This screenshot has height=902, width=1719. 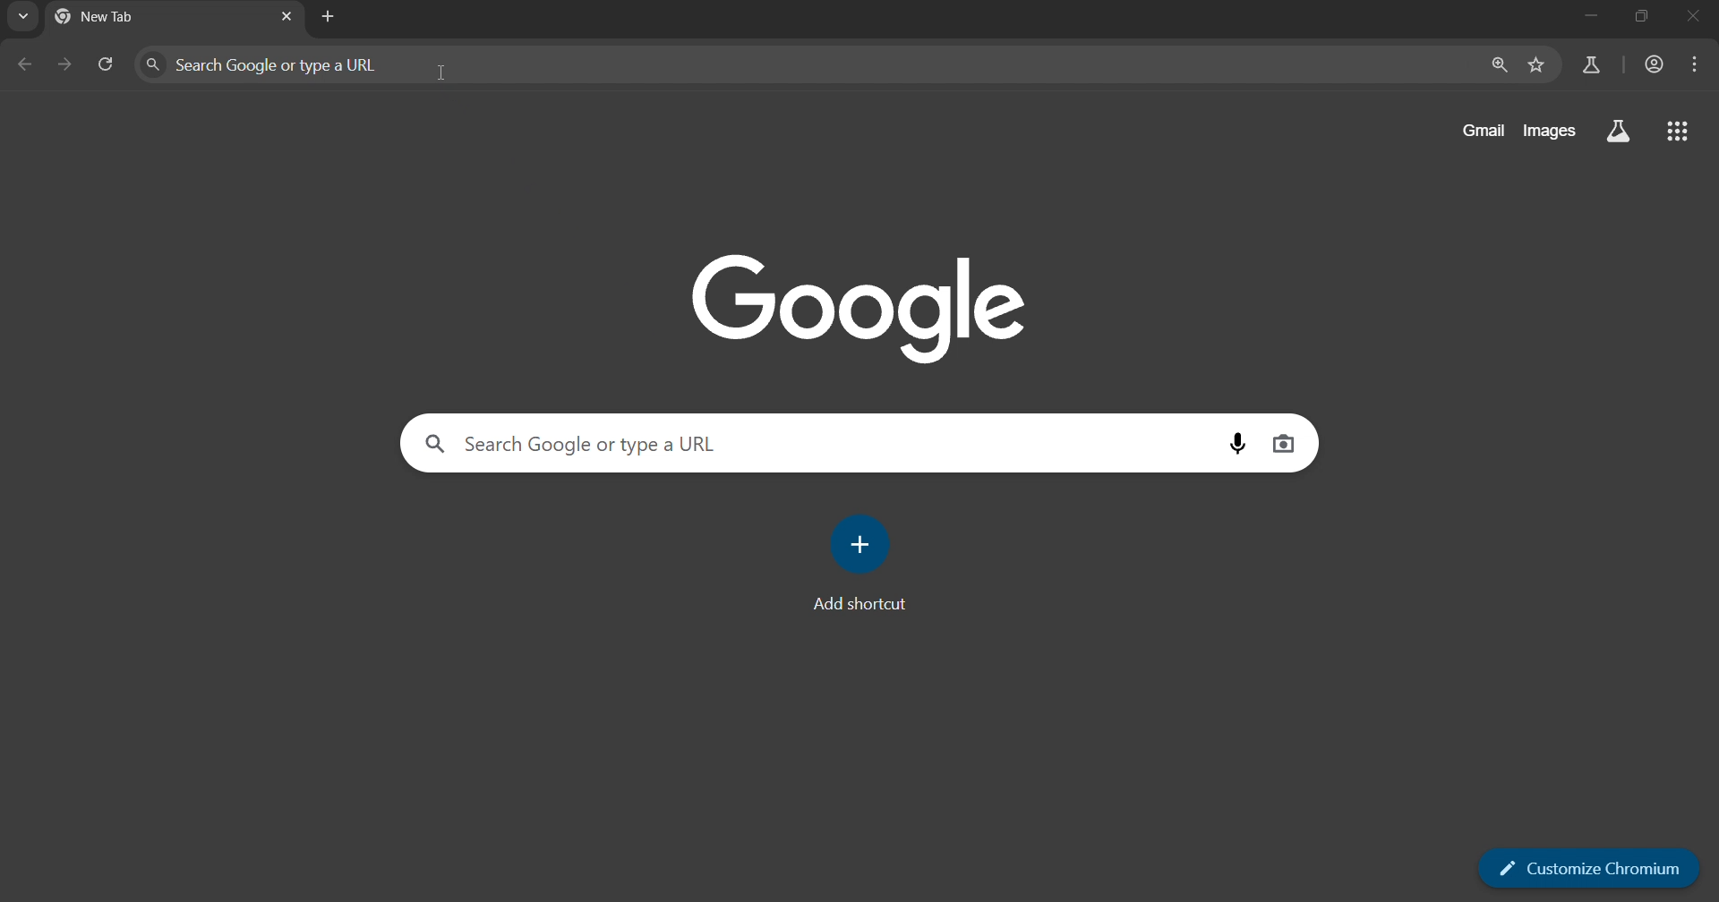 What do you see at coordinates (1696, 65) in the screenshot?
I see `menu` at bounding box center [1696, 65].